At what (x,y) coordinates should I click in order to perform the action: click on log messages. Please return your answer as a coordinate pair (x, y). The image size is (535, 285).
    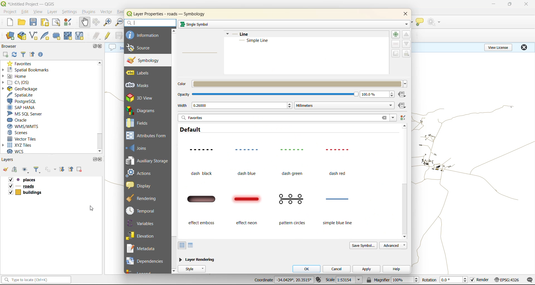
    Looking at the image, I should click on (529, 280).